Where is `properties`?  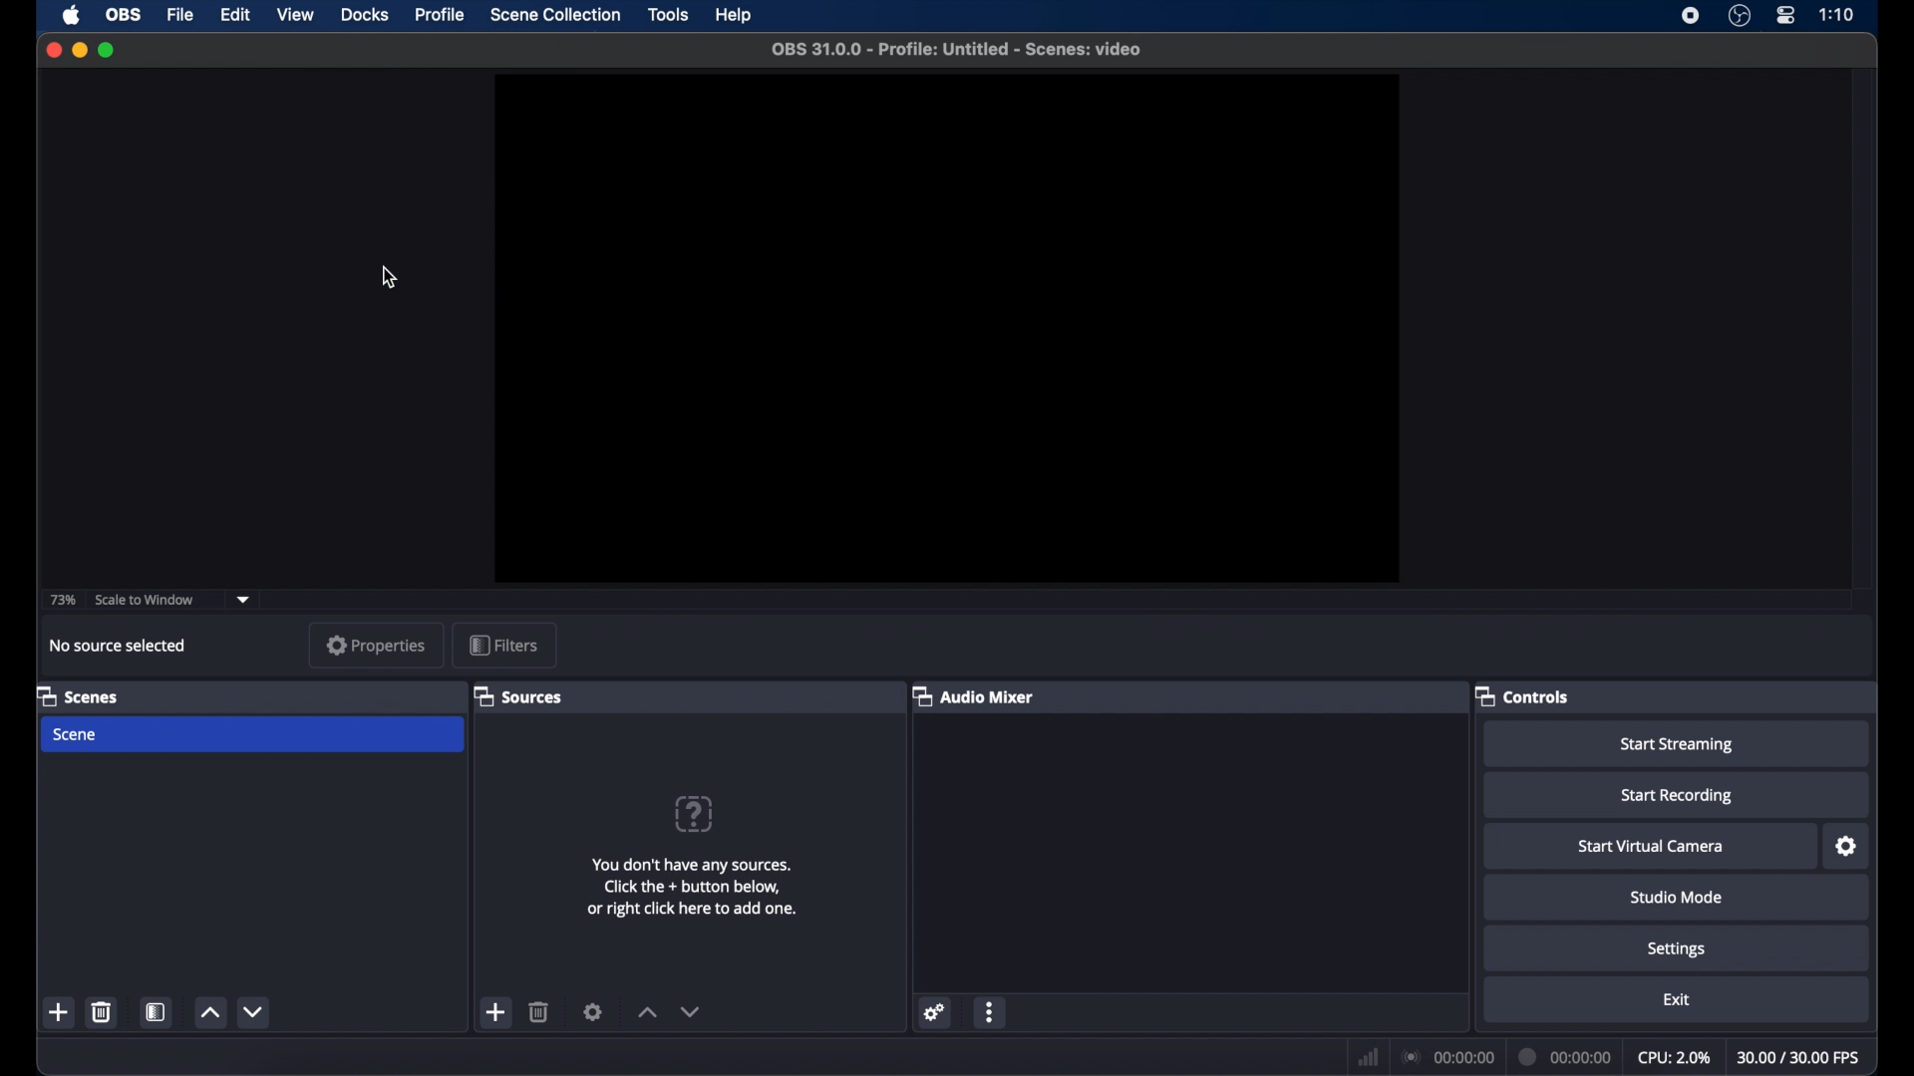
properties is located at coordinates (376, 644).